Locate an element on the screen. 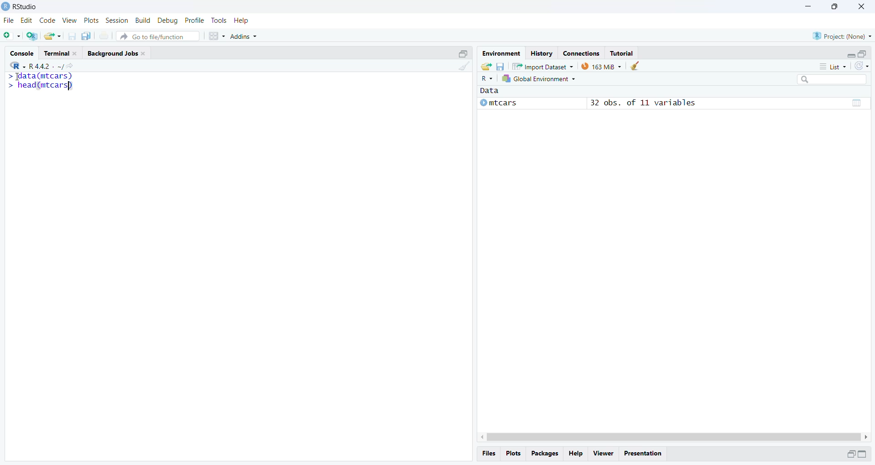 The image size is (875, 465). open in separate window is located at coordinates (464, 54).